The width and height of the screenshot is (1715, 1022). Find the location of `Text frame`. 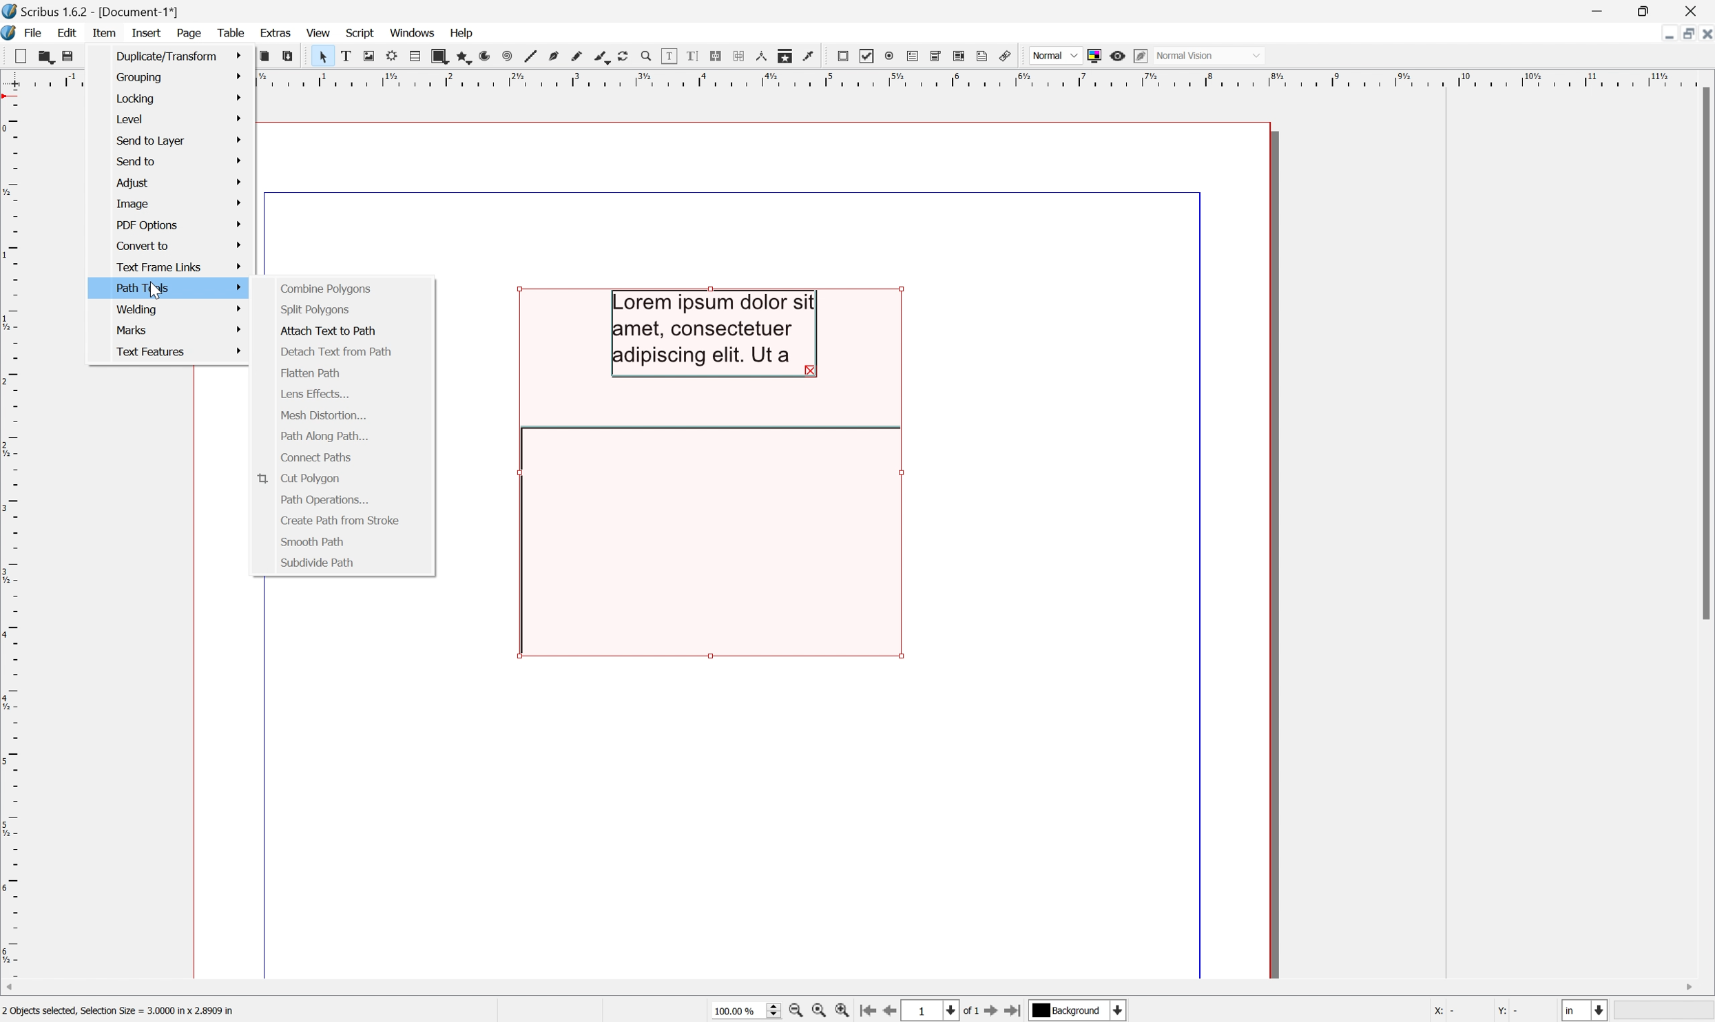

Text frame is located at coordinates (344, 58).